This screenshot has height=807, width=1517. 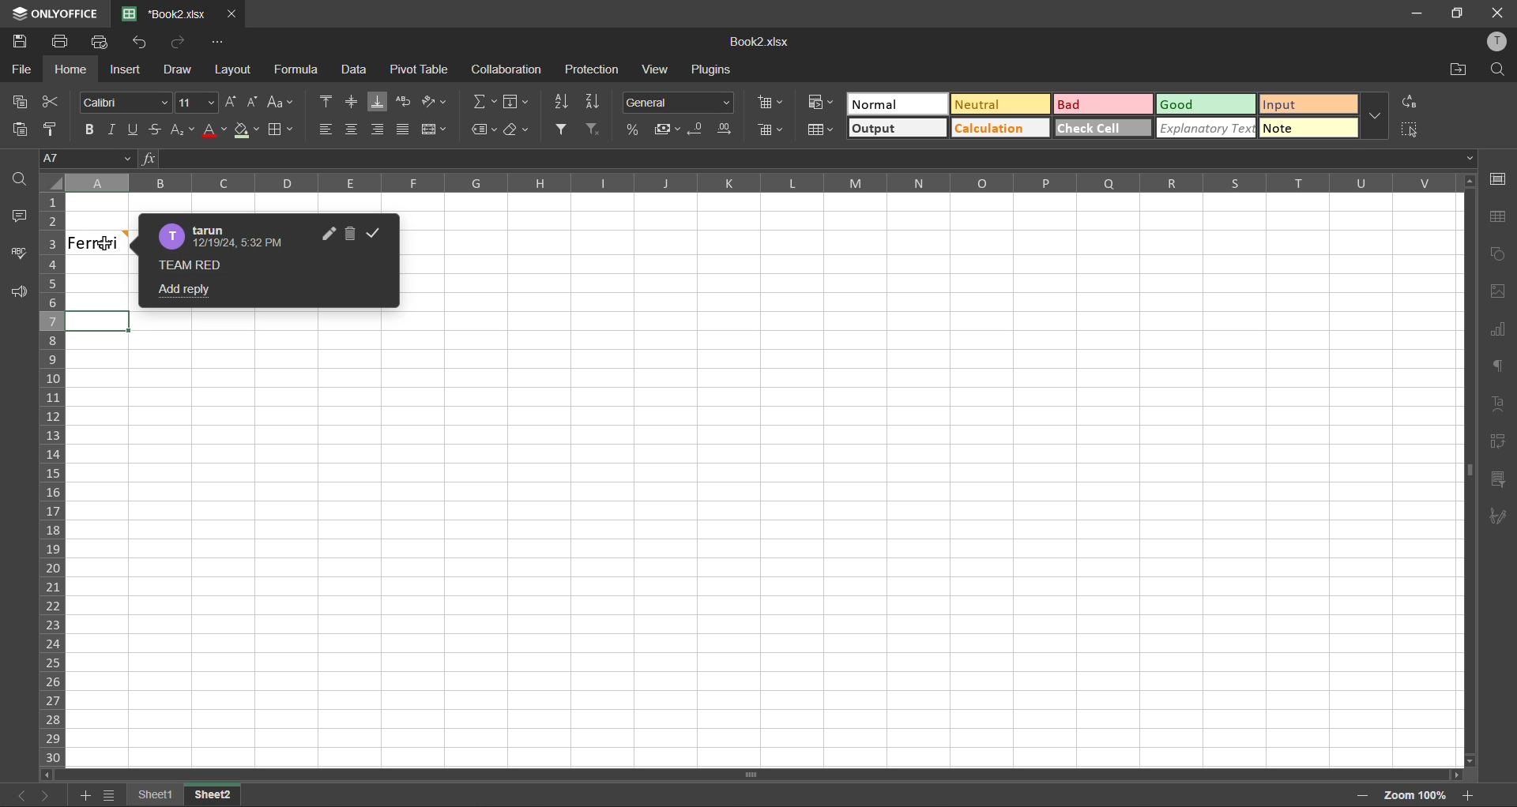 What do you see at coordinates (73, 71) in the screenshot?
I see `home` at bounding box center [73, 71].